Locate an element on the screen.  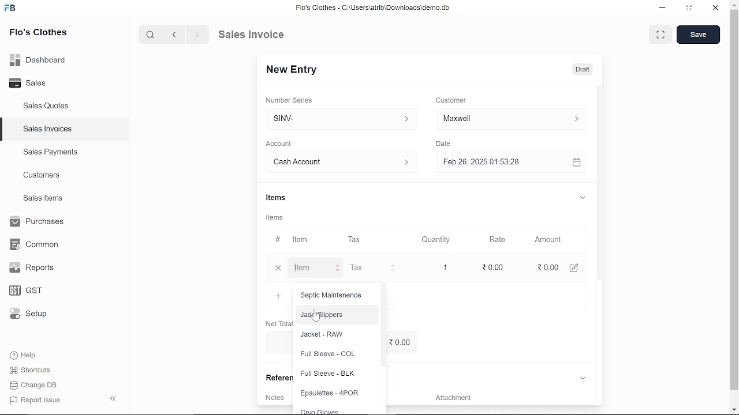
 is located at coordinates (281, 218).